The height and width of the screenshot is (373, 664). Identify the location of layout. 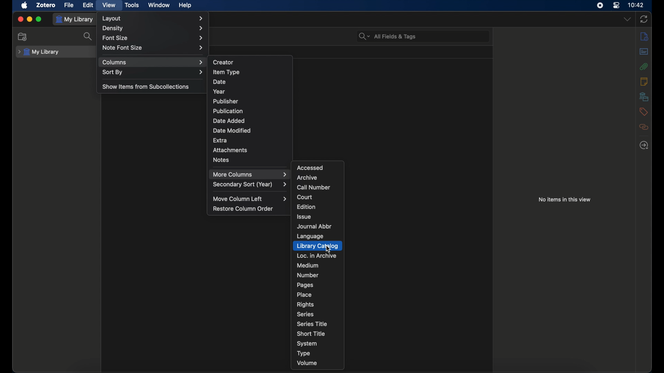
(153, 18).